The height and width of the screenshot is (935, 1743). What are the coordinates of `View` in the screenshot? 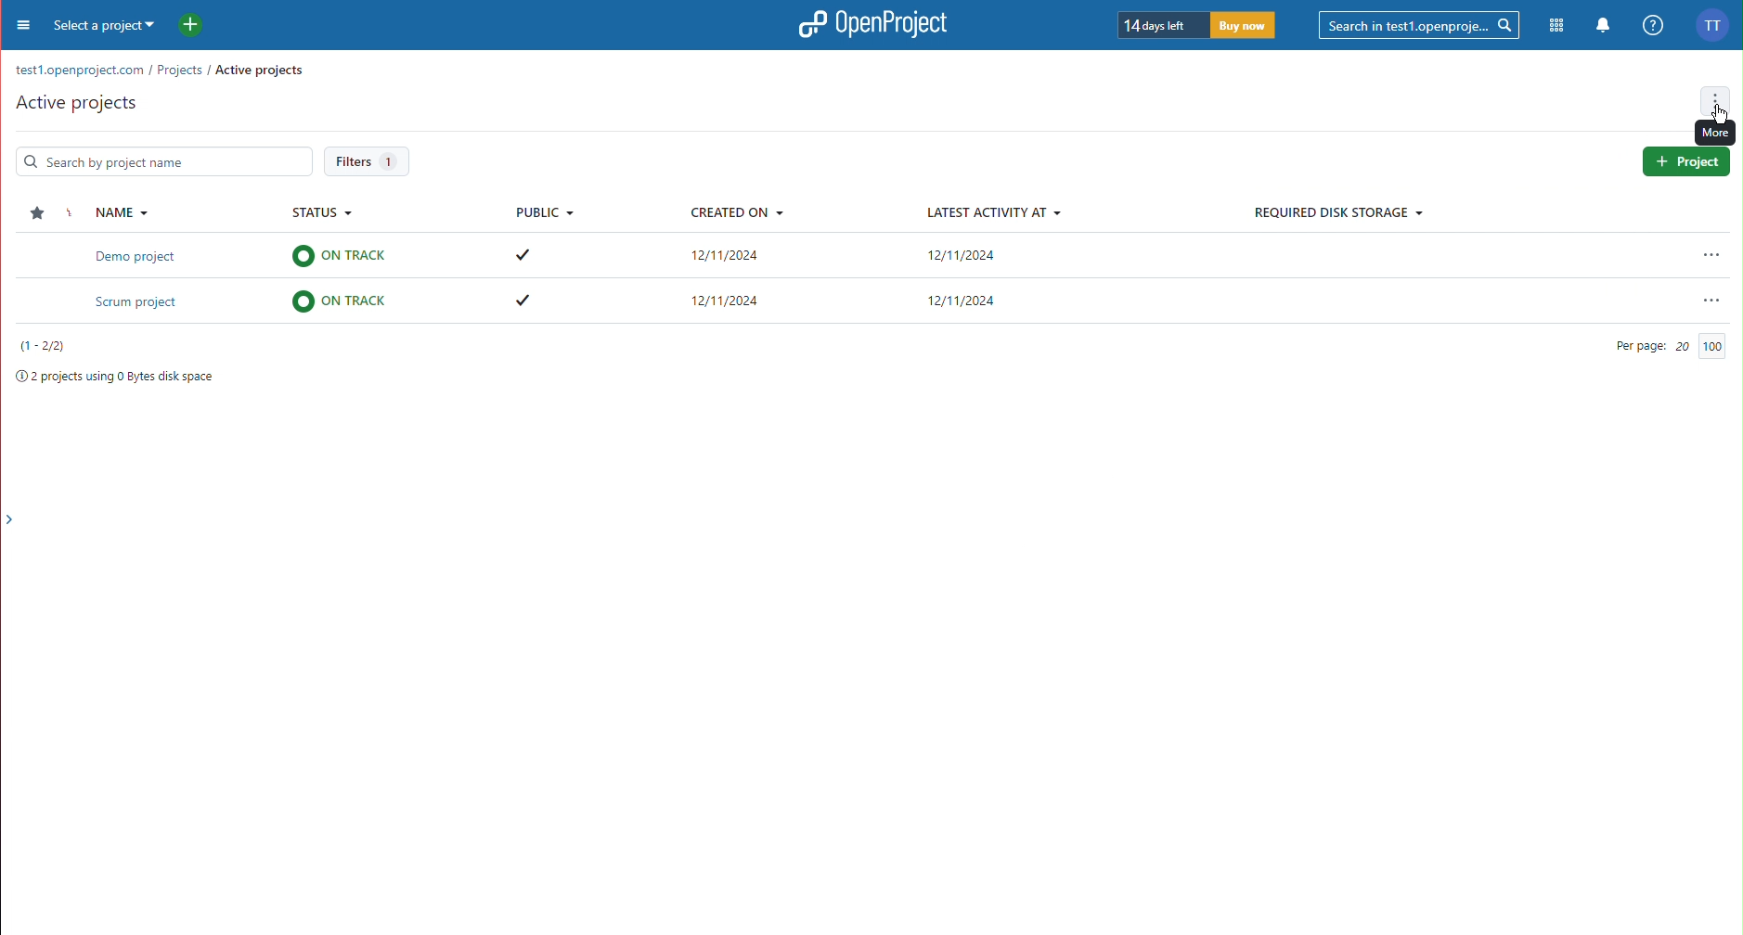 It's located at (1719, 132).